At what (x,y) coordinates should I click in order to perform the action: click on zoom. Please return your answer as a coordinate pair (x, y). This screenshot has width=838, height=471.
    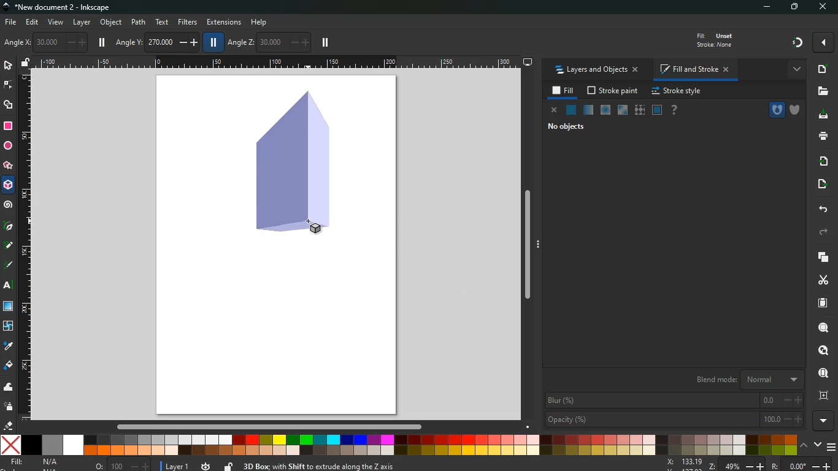
    Looking at the image, I should click on (749, 465).